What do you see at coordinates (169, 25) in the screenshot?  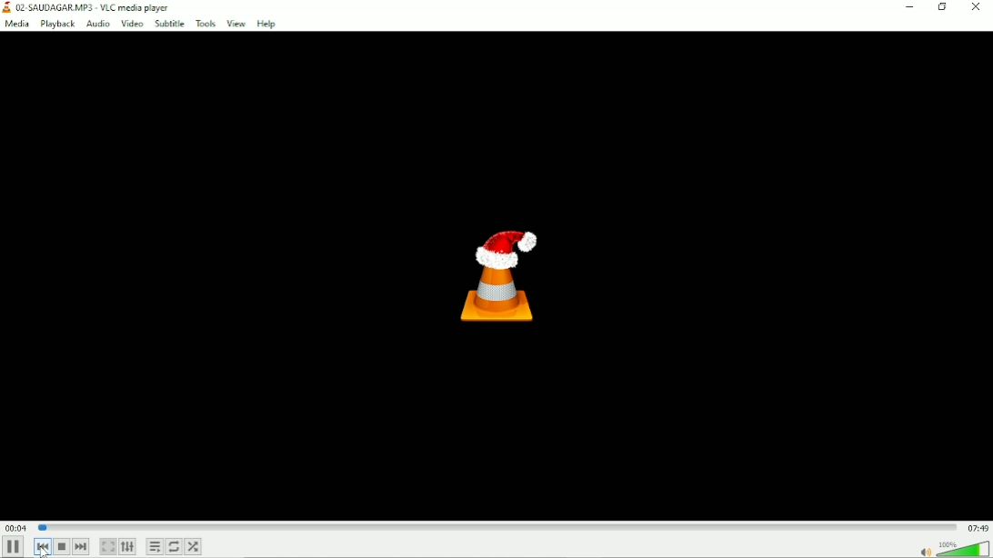 I see `Subtitle` at bounding box center [169, 25].